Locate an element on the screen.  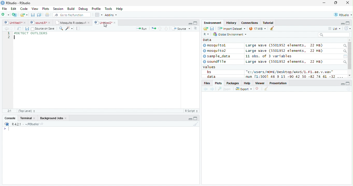
Code is located at coordinates (24, 9).